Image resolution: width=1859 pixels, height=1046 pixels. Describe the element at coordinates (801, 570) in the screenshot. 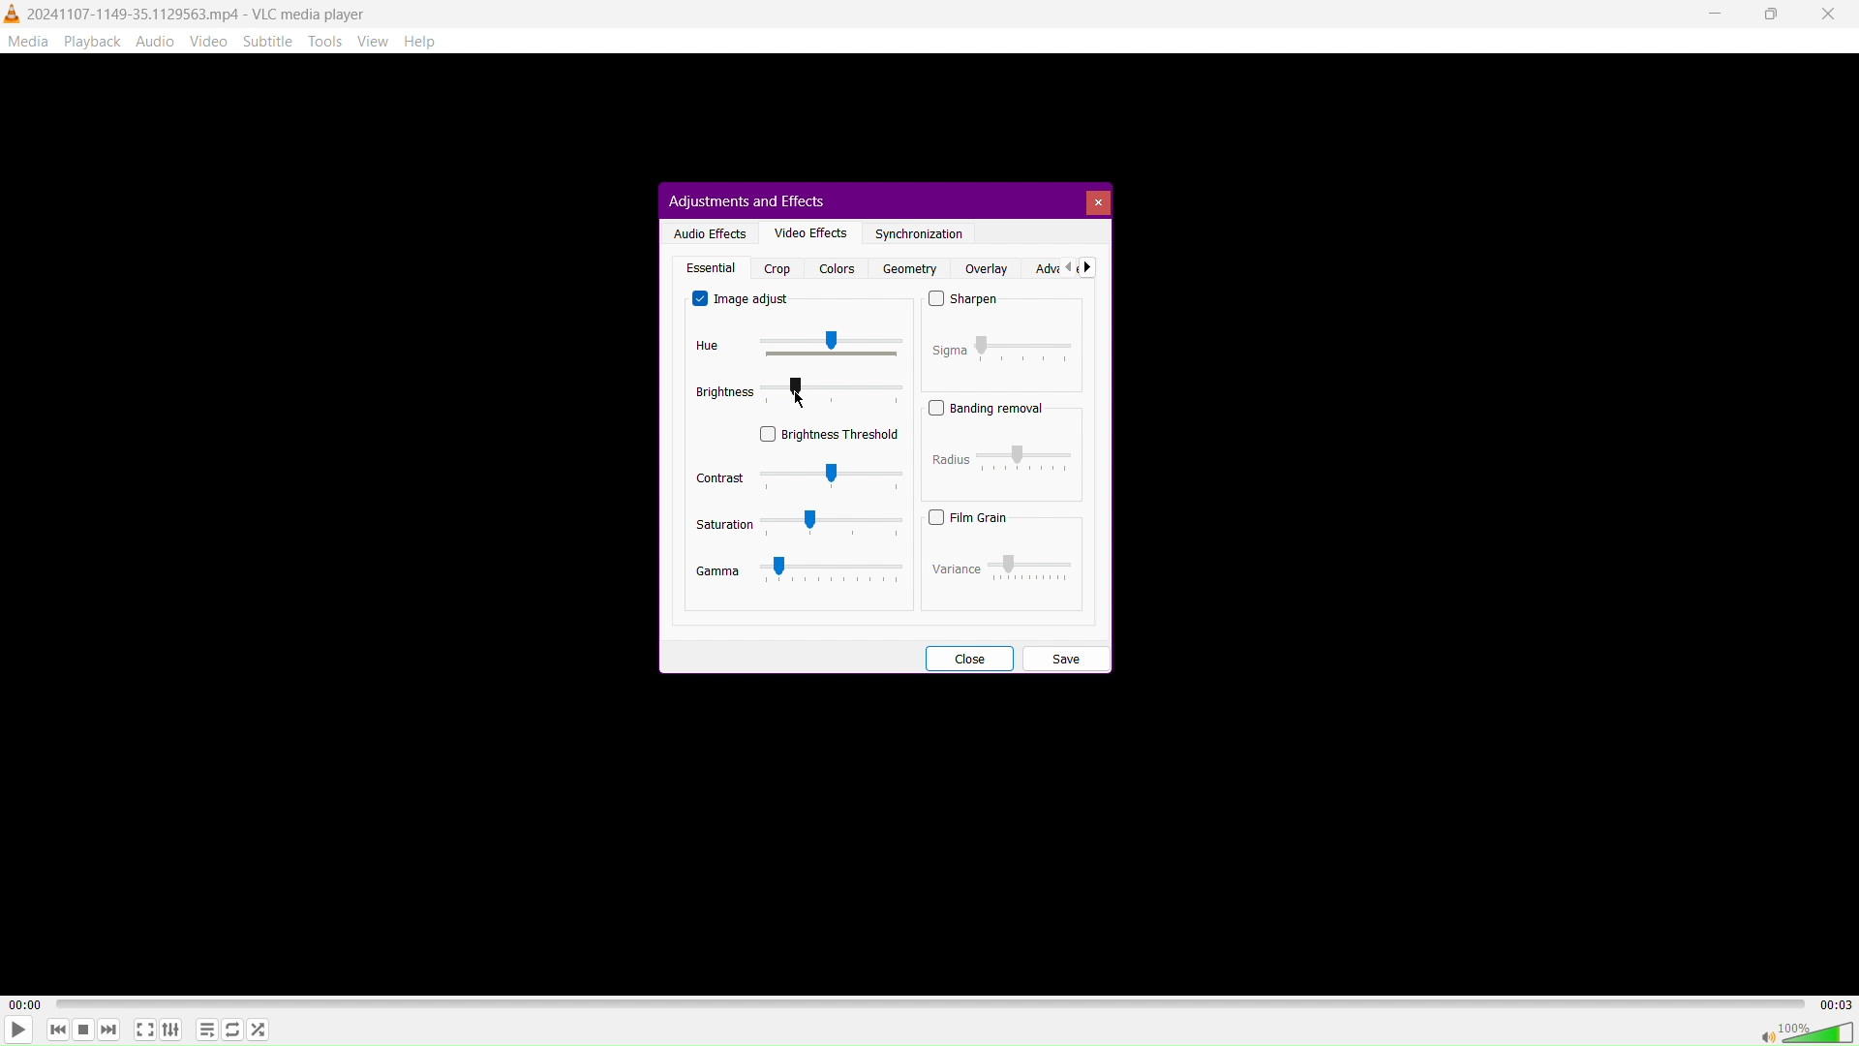

I see `Gamma` at that location.